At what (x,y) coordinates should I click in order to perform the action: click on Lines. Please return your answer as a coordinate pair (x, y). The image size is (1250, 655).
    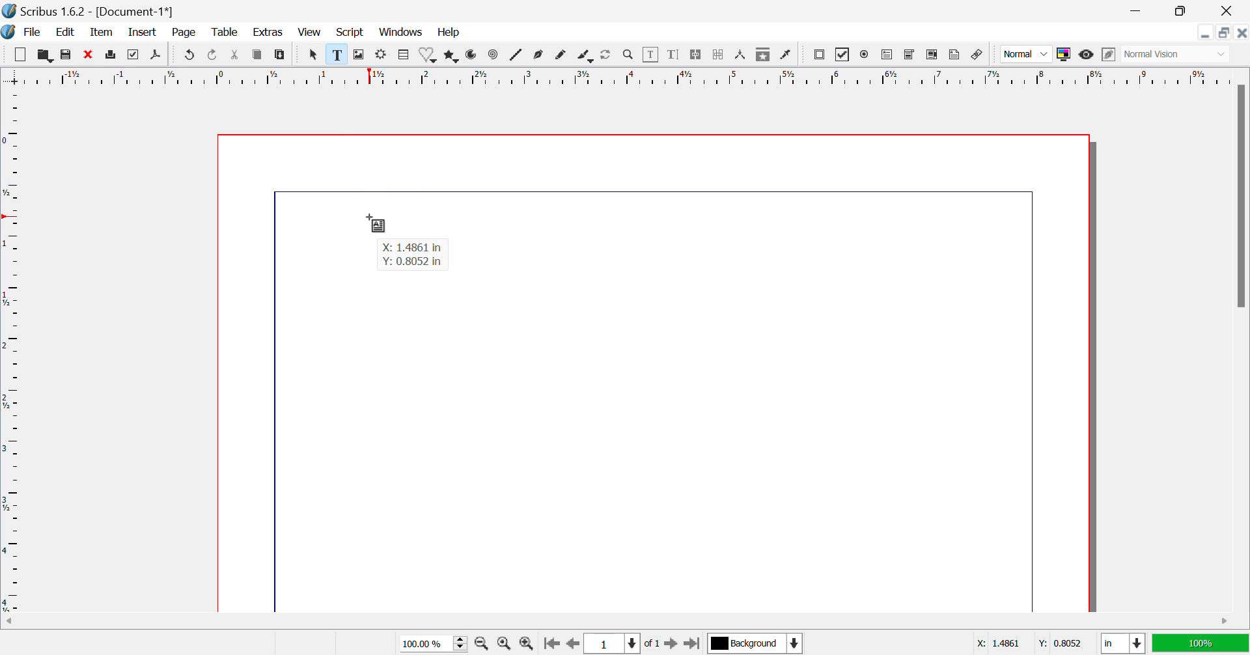
    Looking at the image, I should click on (516, 56).